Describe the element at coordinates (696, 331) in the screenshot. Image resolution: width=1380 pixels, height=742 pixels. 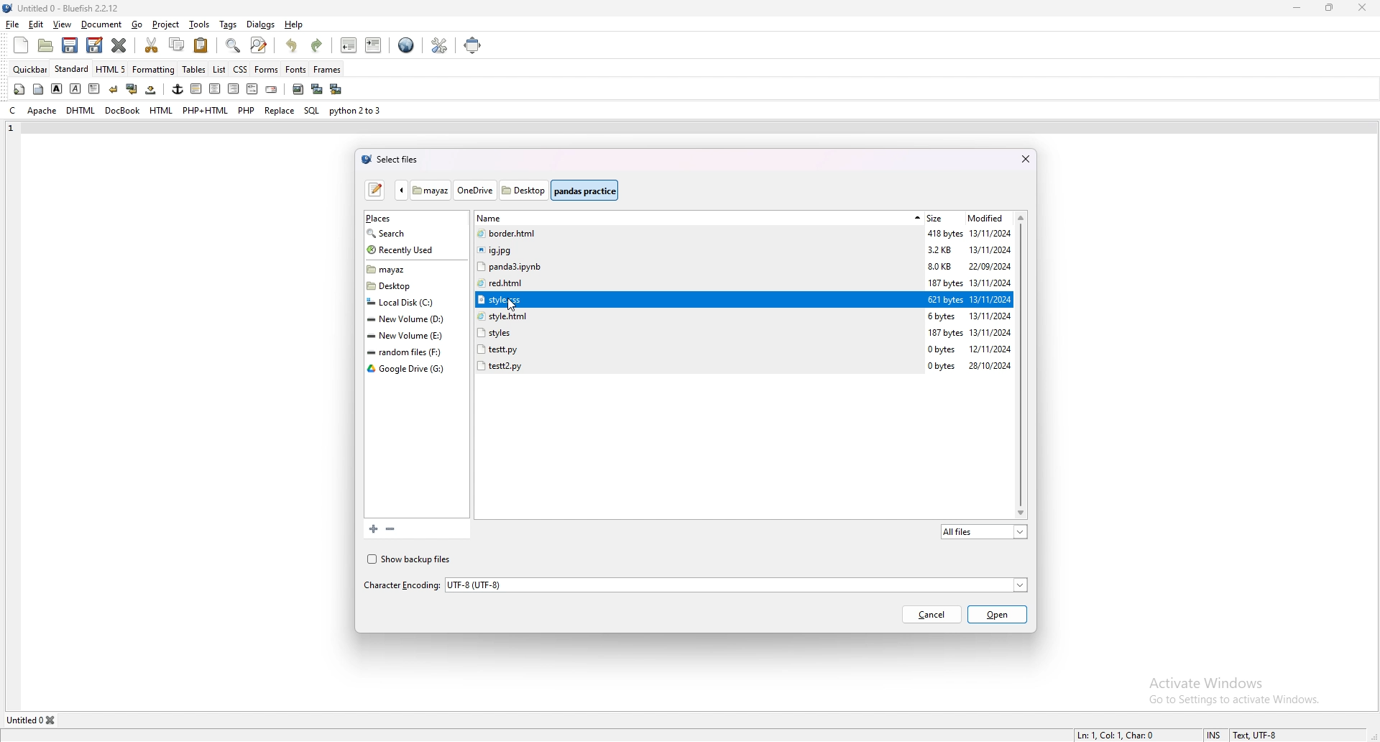
I see `file` at that location.